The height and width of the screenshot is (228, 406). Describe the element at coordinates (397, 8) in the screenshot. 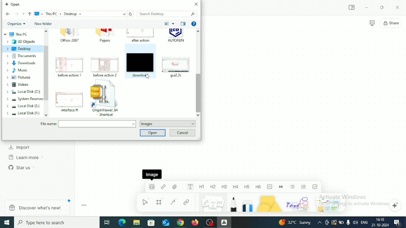

I see `Close` at that location.